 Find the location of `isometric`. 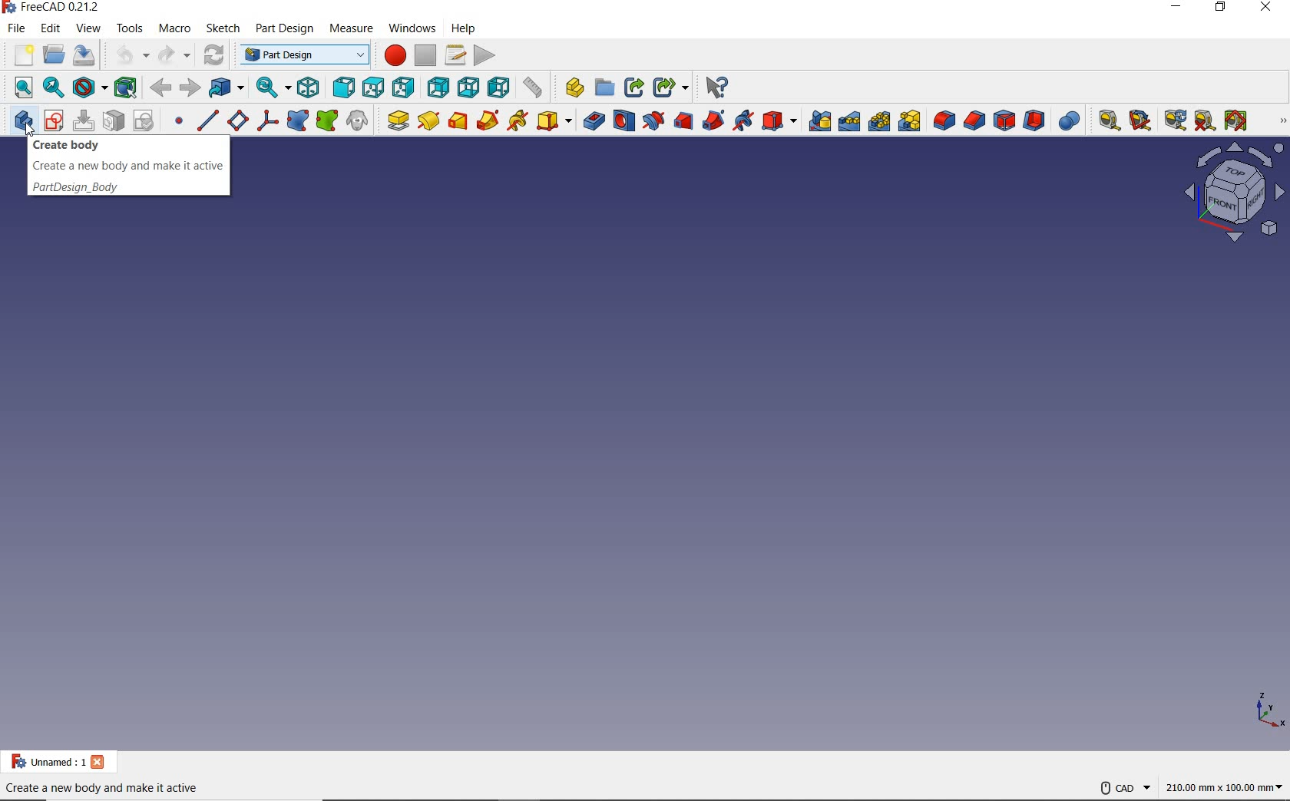

isometric is located at coordinates (309, 88).